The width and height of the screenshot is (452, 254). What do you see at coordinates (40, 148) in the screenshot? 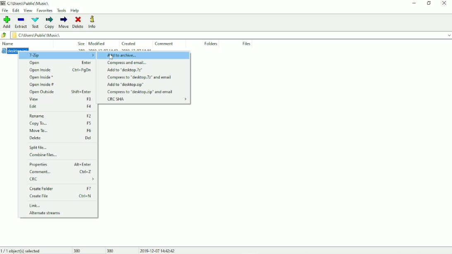
I see `Split file` at bounding box center [40, 148].